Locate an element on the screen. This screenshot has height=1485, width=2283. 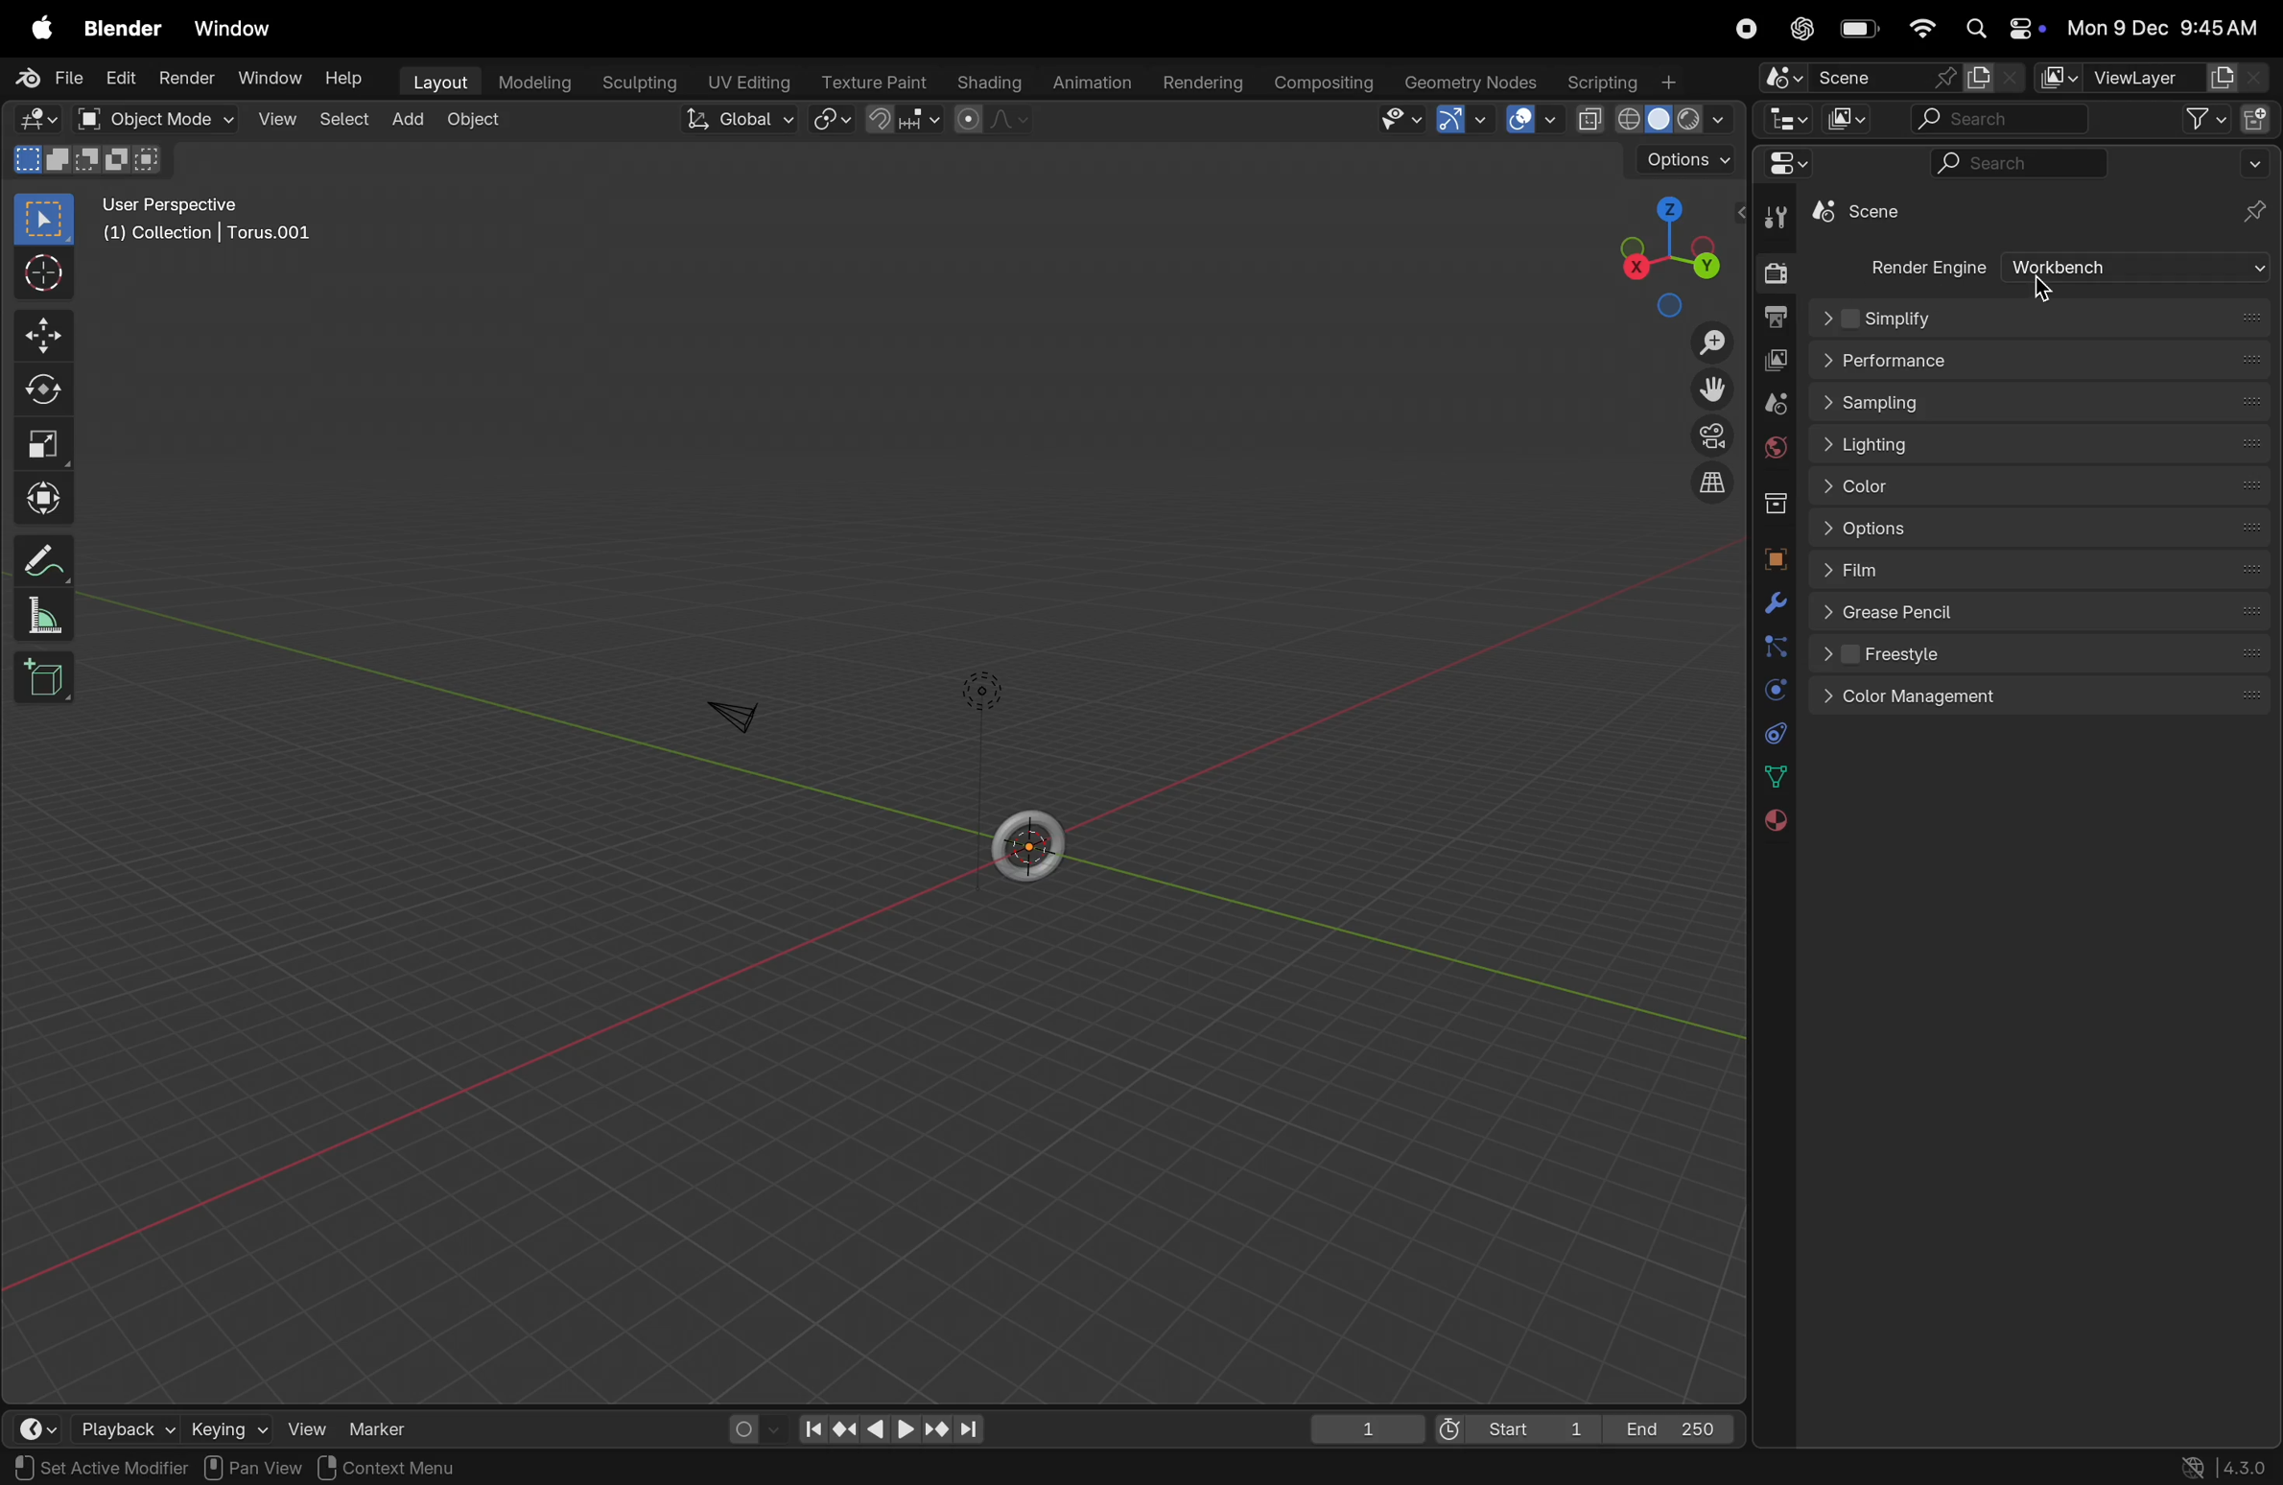
record is located at coordinates (1740, 30).